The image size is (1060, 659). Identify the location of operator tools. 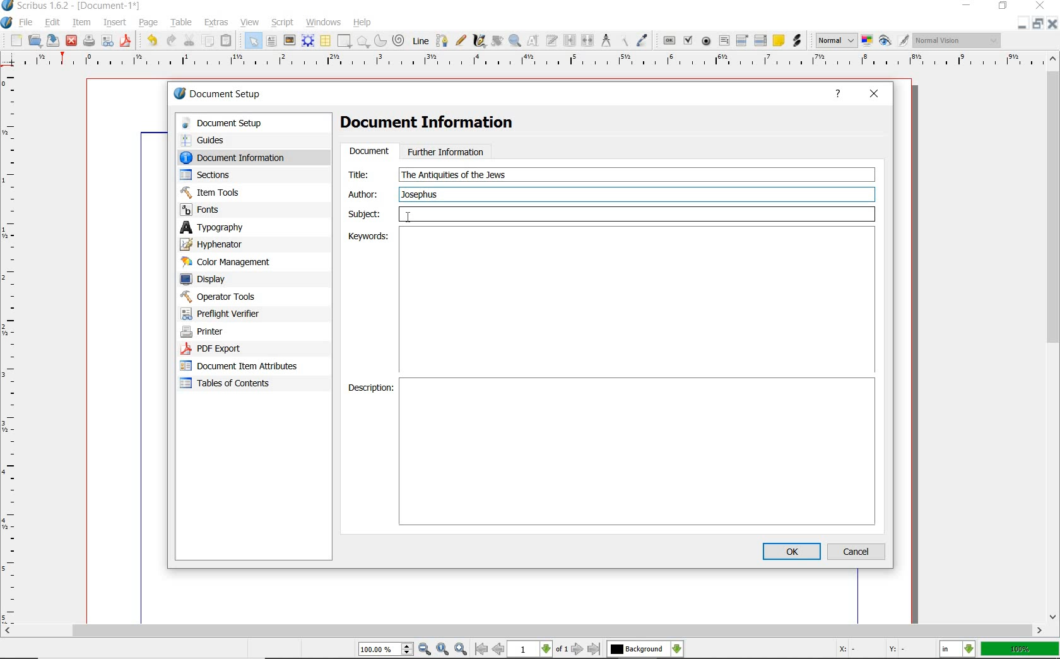
(235, 297).